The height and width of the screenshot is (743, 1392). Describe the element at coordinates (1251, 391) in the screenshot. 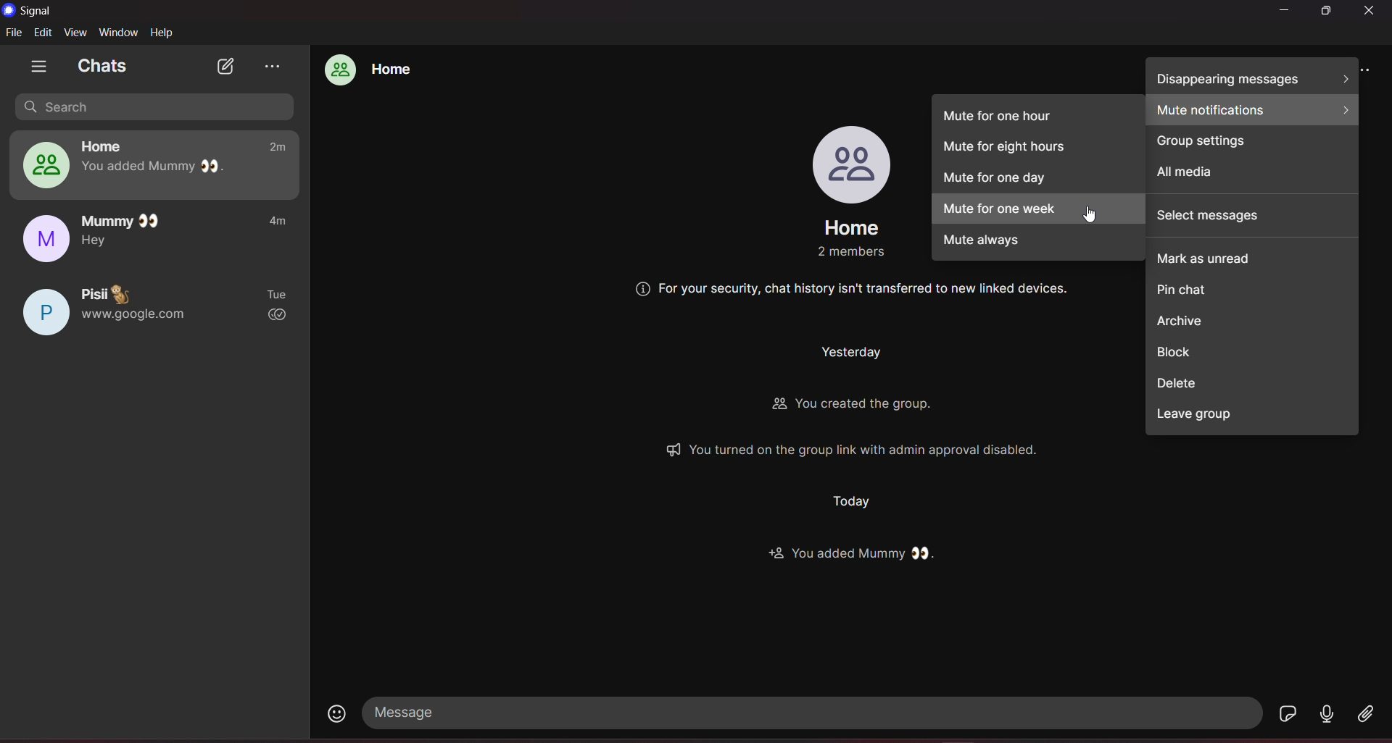

I see `delete` at that location.